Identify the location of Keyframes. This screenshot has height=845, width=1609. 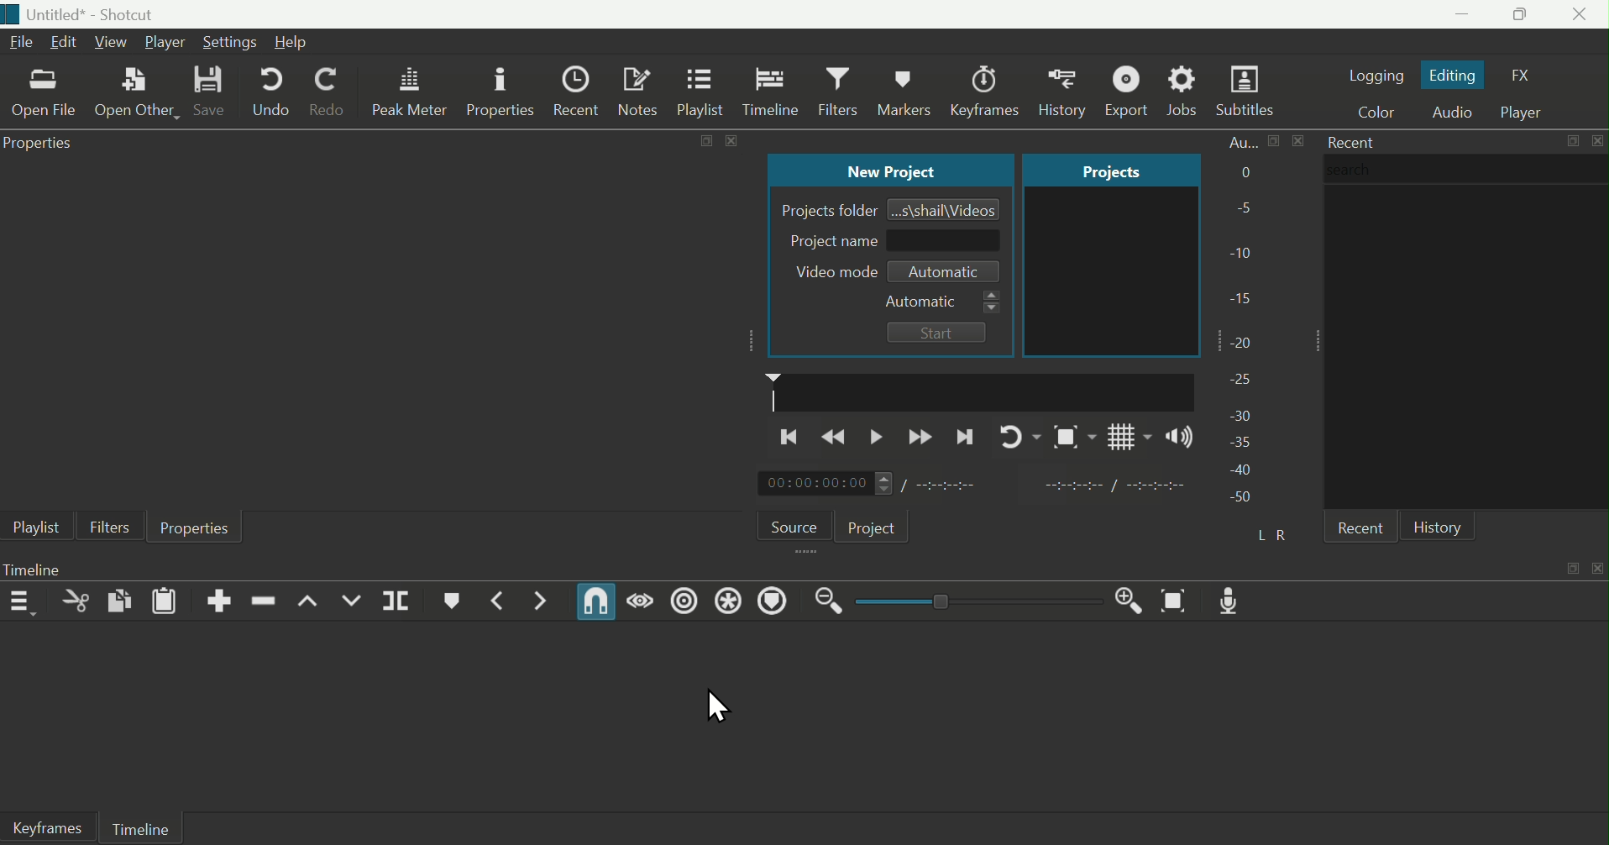
(1061, 88).